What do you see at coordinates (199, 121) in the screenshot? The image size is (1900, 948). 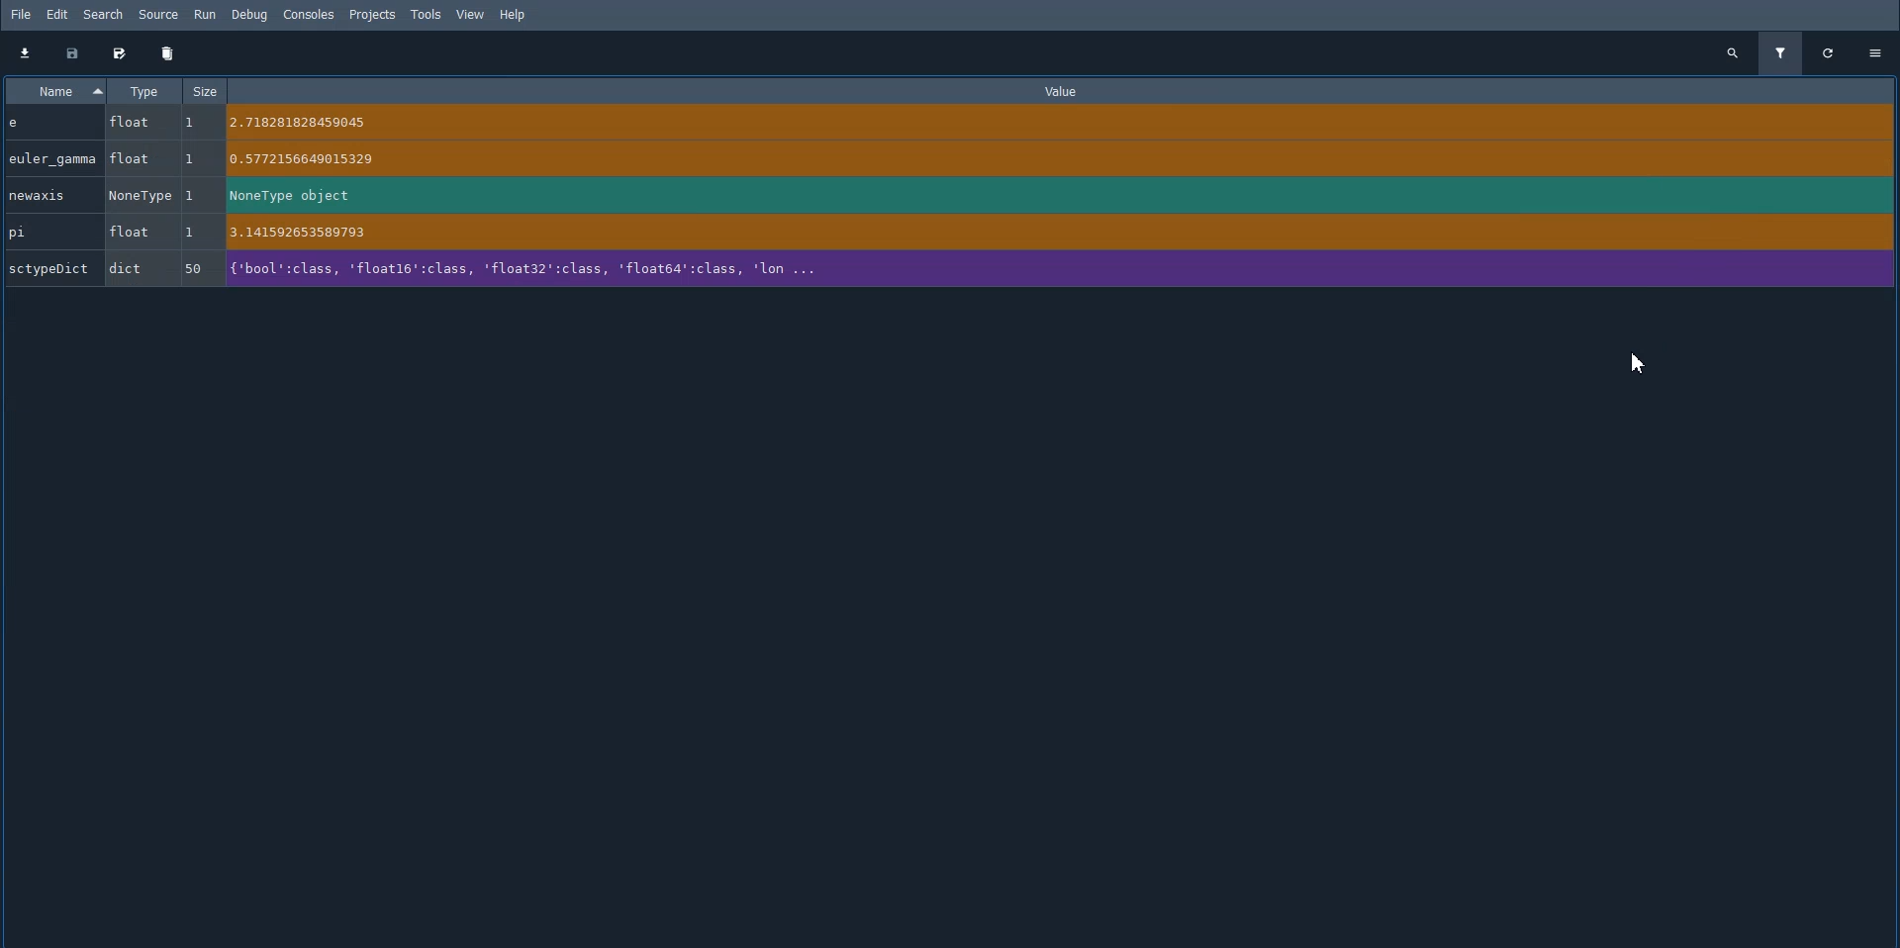 I see `` at bounding box center [199, 121].